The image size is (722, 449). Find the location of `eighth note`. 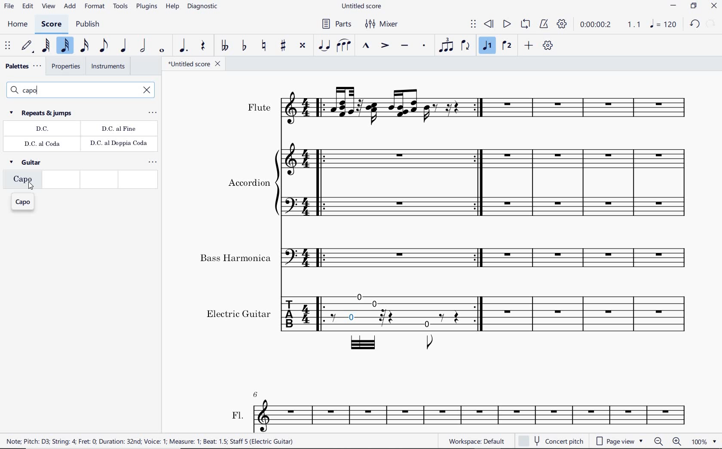

eighth note is located at coordinates (104, 46).